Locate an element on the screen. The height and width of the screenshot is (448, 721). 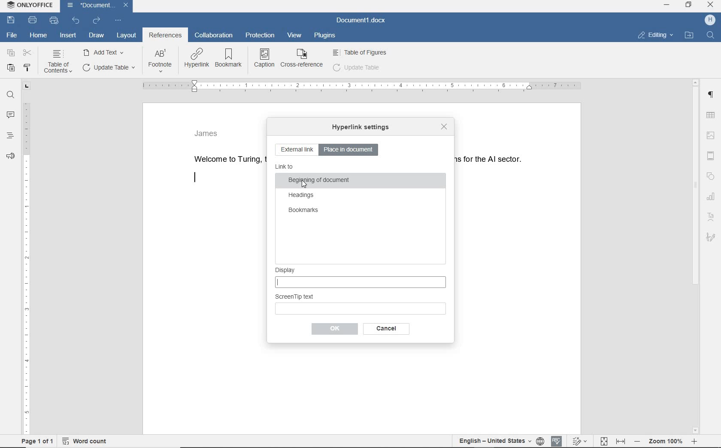
UPDATE TASK is located at coordinates (108, 67).